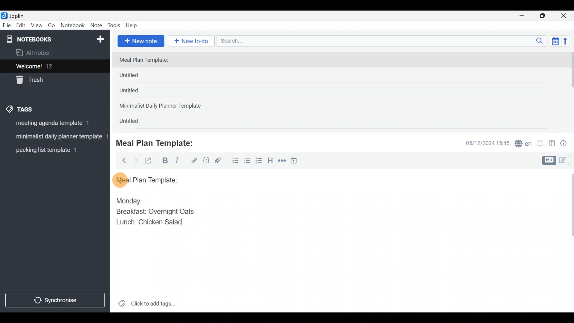 This screenshot has height=323, width=574. I want to click on Meal Plan Template:, so click(158, 142).